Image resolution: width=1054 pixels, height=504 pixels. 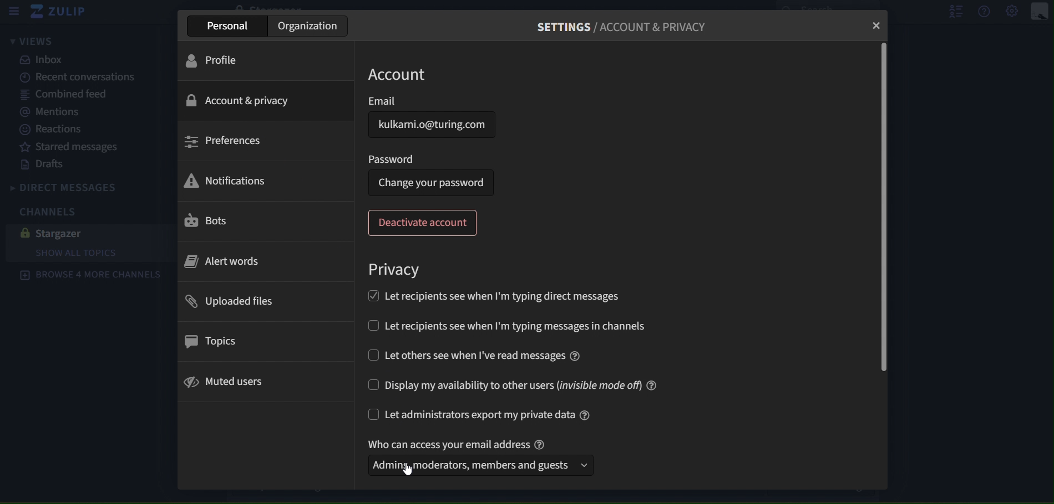 I want to click on personal menu, so click(x=1040, y=12).